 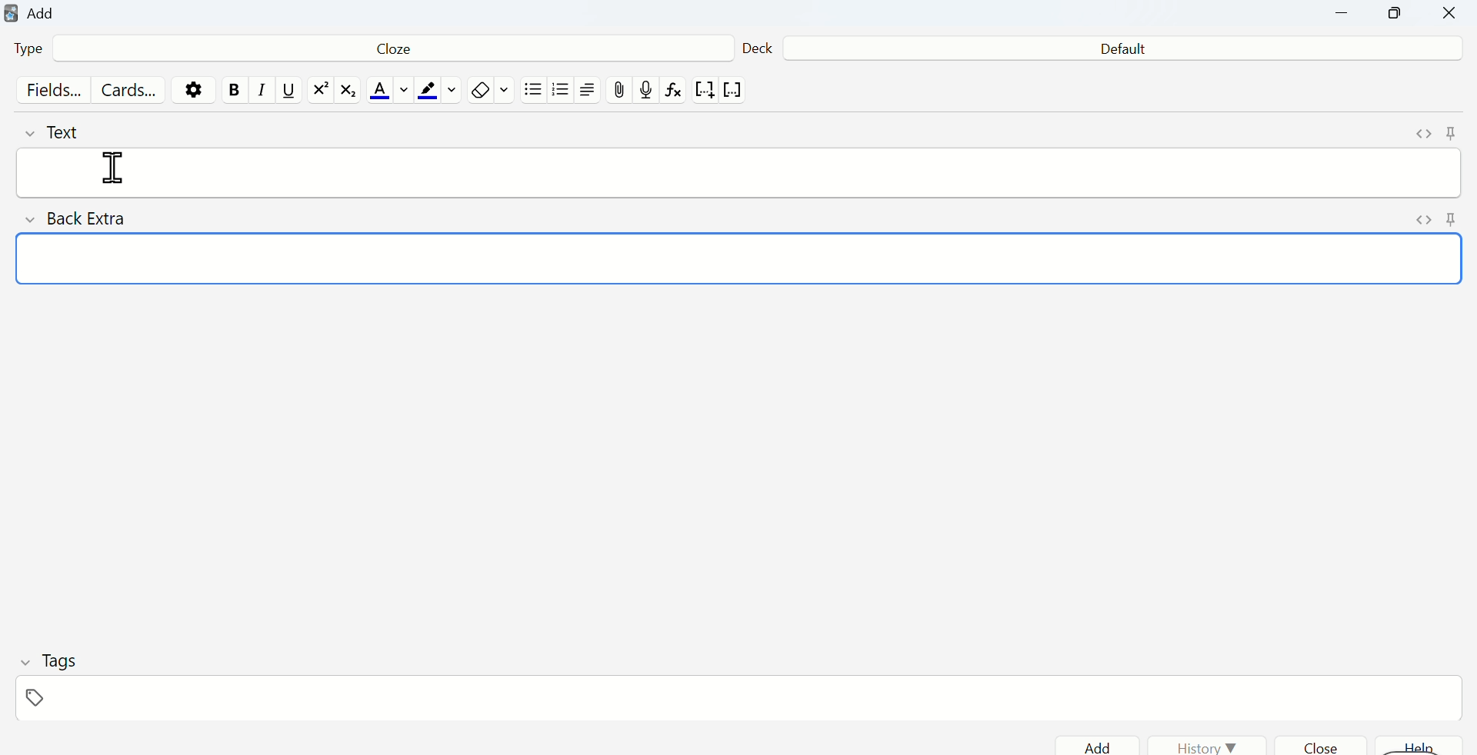 What do you see at coordinates (1421, 133) in the screenshot?
I see `Expand` at bounding box center [1421, 133].